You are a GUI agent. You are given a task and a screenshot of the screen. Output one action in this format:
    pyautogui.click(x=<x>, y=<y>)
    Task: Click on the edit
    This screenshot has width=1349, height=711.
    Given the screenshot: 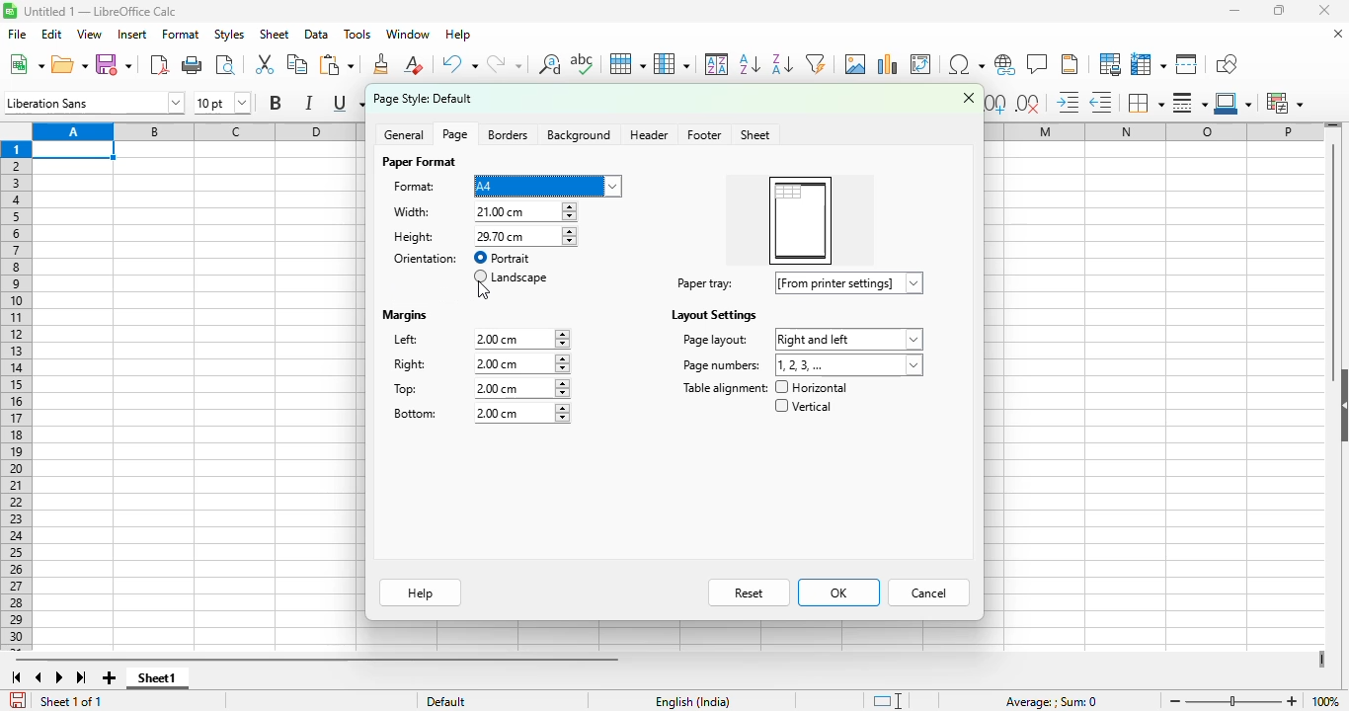 What is the action you would take?
    pyautogui.click(x=51, y=35)
    